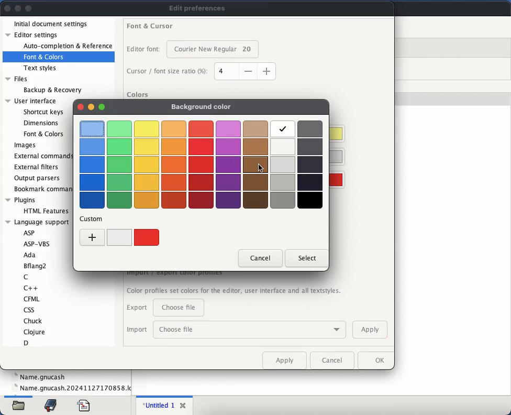  Describe the element at coordinates (18, 8) in the screenshot. I see `minimize` at that location.